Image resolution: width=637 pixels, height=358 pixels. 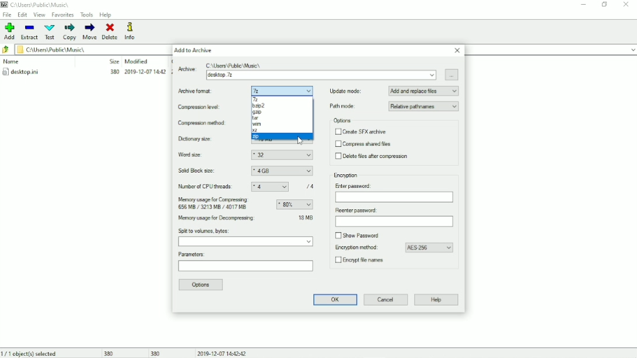 I want to click on Create SFX archive, so click(x=360, y=132).